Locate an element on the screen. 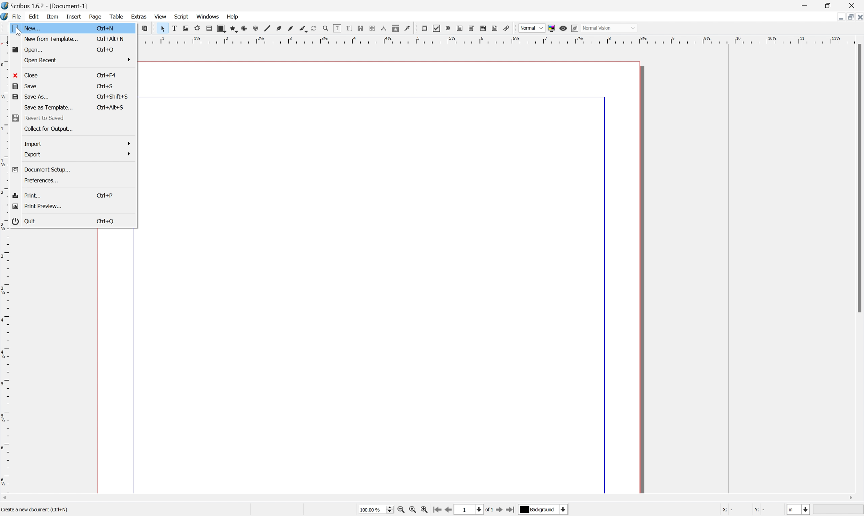 The height and width of the screenshot is (516, 864). Print preview is located at coordinates (39, 206).